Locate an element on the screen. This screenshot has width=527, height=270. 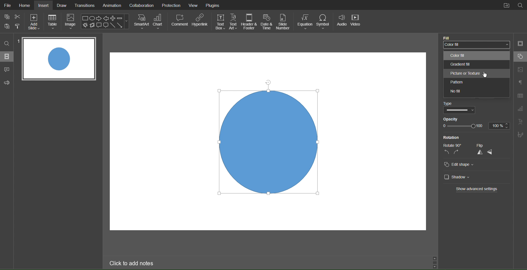
cursor is located at coordinates (485, 74).